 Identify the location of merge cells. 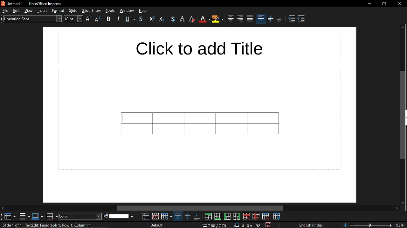
(146, 216).